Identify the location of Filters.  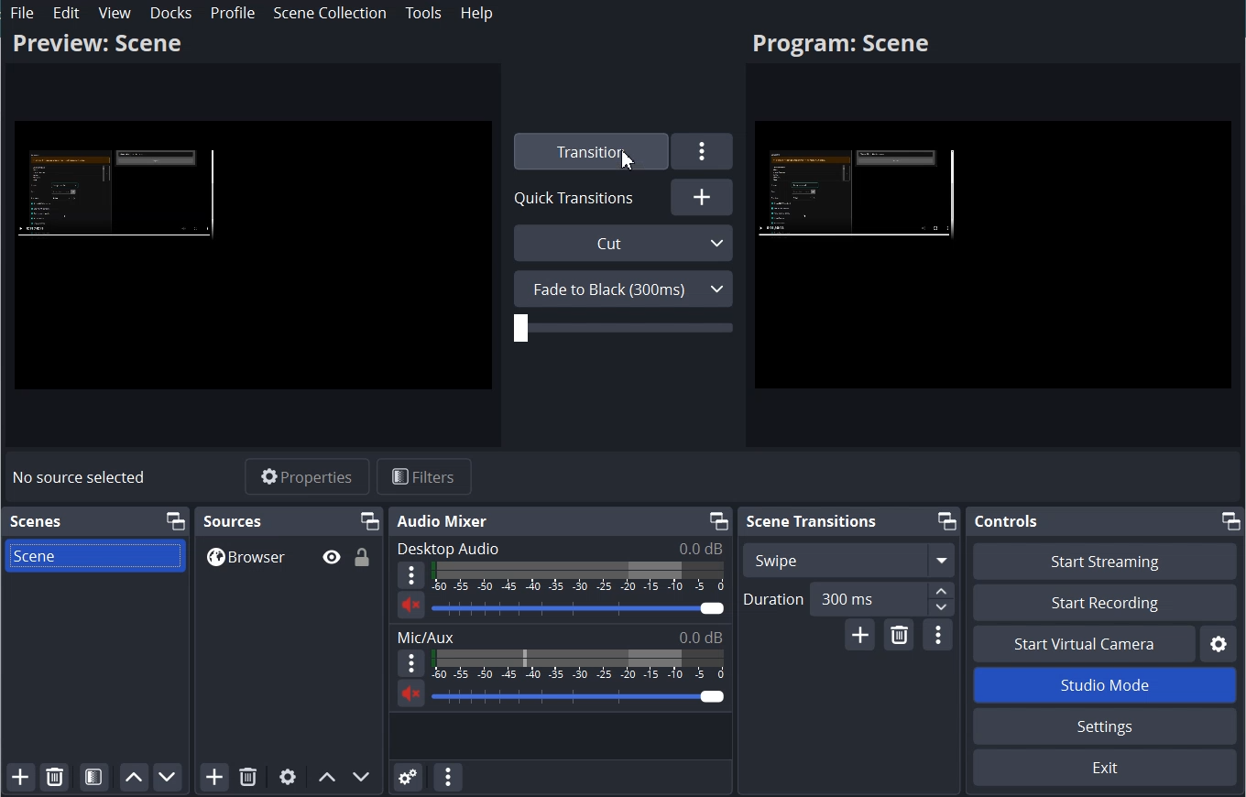
(424, 475).